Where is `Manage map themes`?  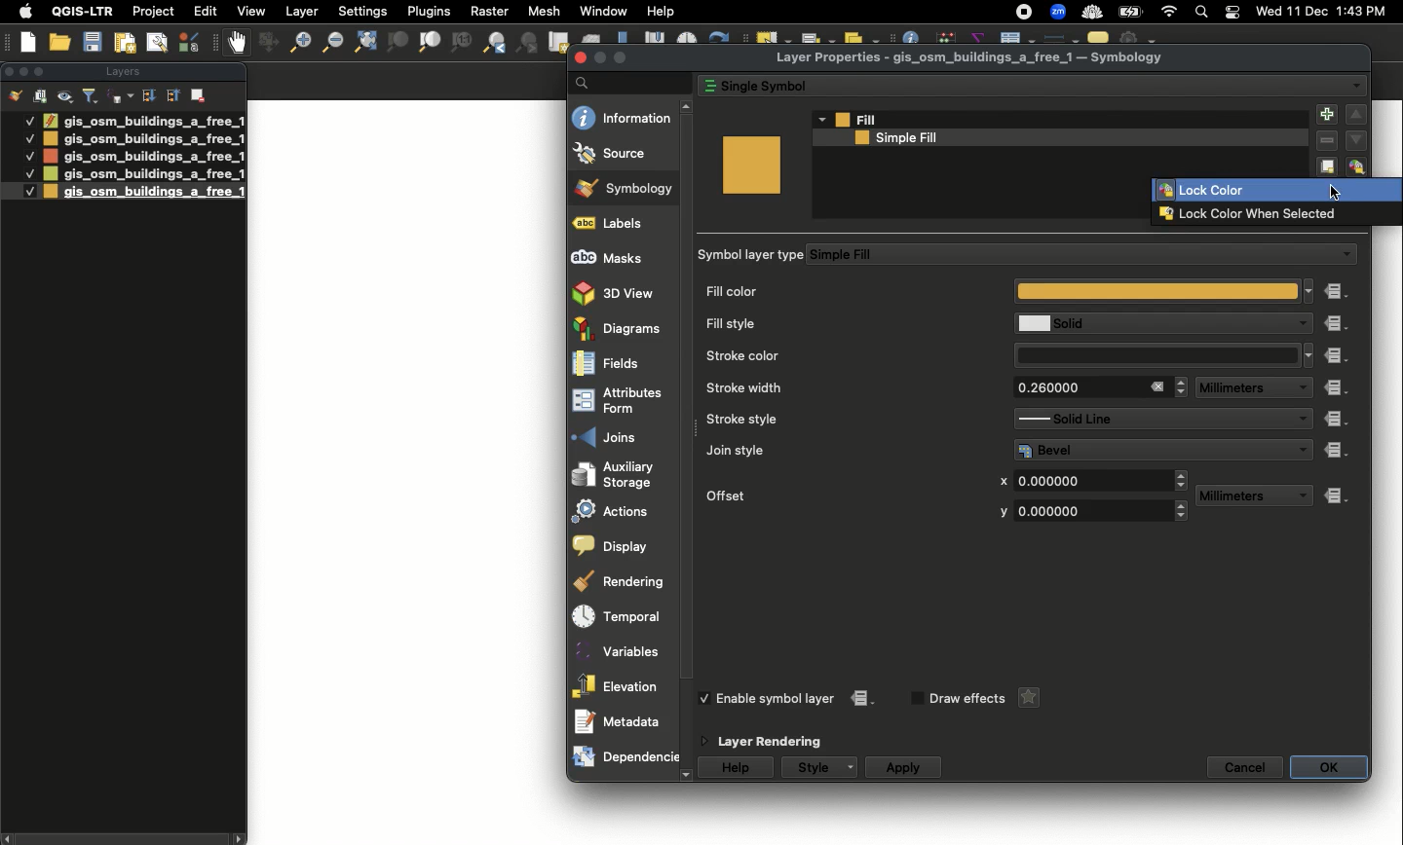 Manage map themes is located at coordinates (66, 96).